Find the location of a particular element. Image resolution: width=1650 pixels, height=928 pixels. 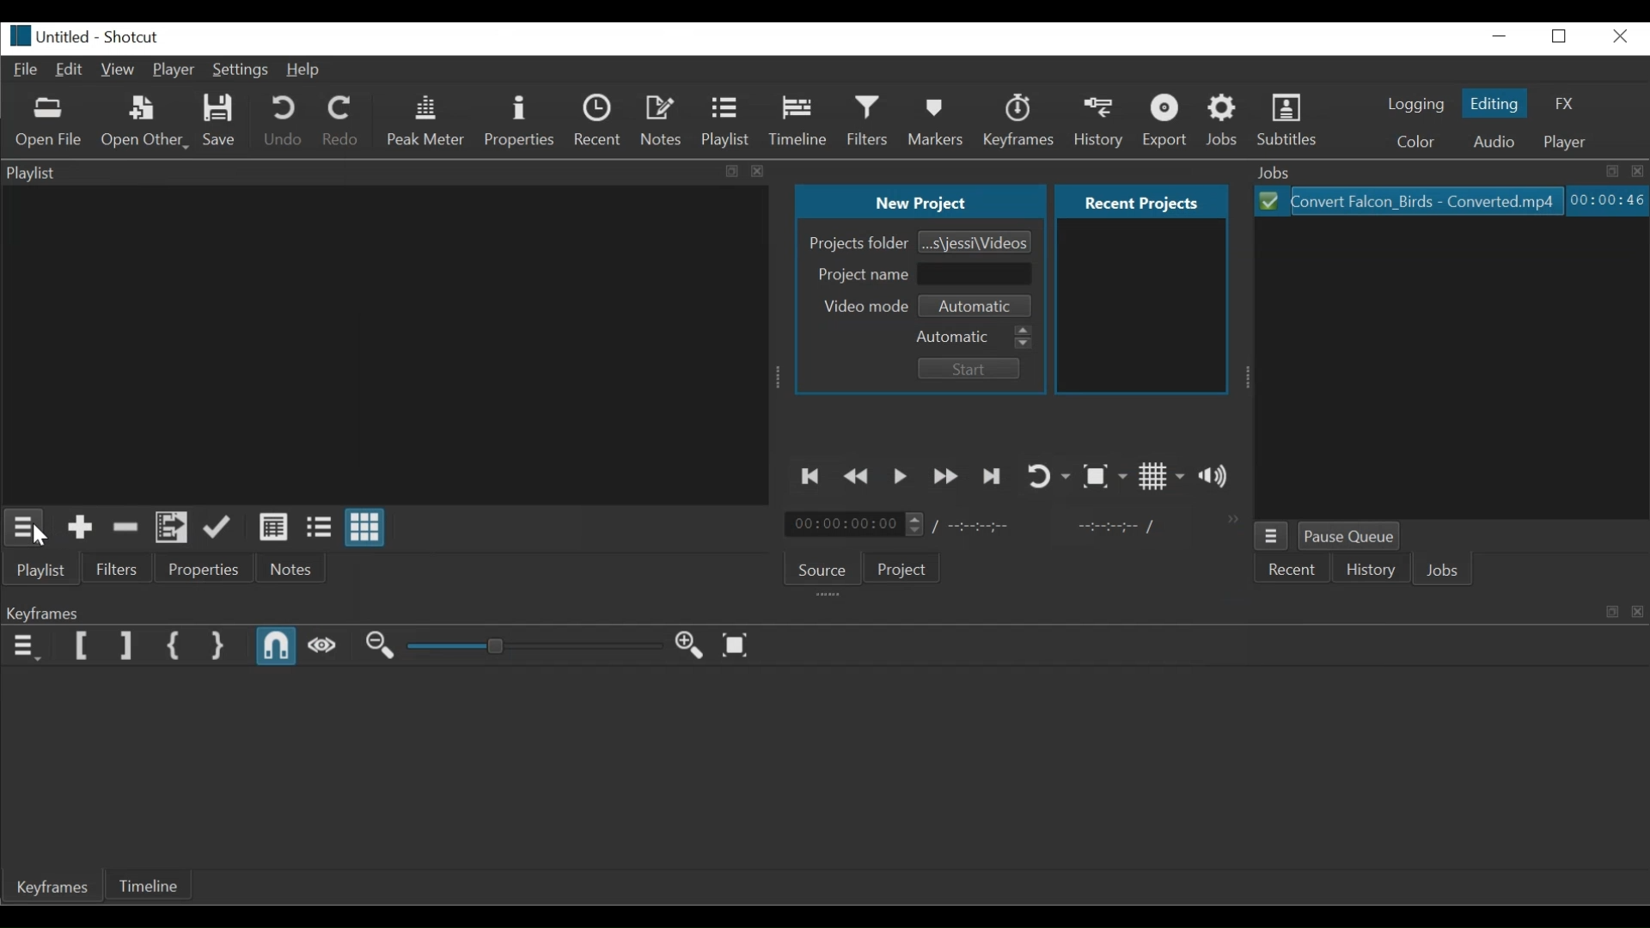

Zoom keyframe in is located at coordinates (378, 644).